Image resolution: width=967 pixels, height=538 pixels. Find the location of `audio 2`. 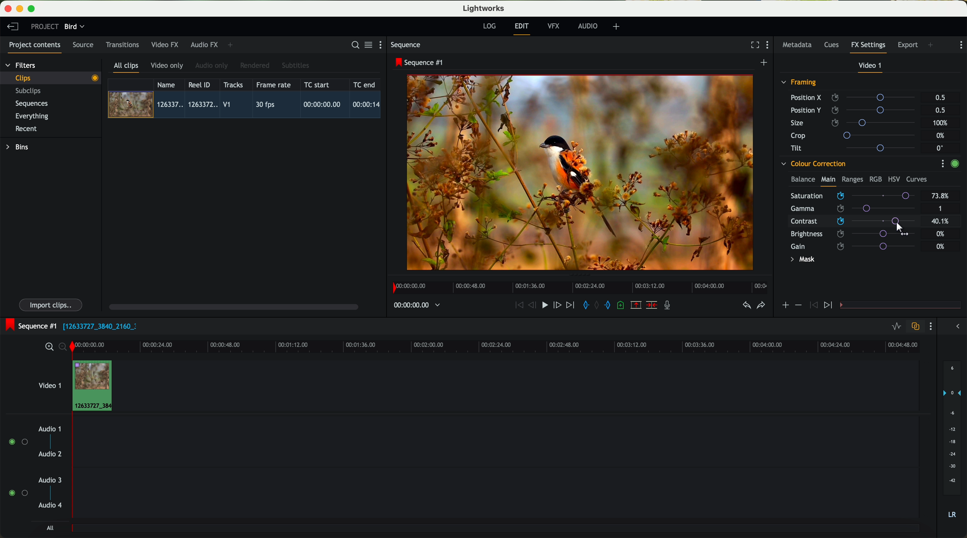

audio 2 is located at coordinates (51, 454).